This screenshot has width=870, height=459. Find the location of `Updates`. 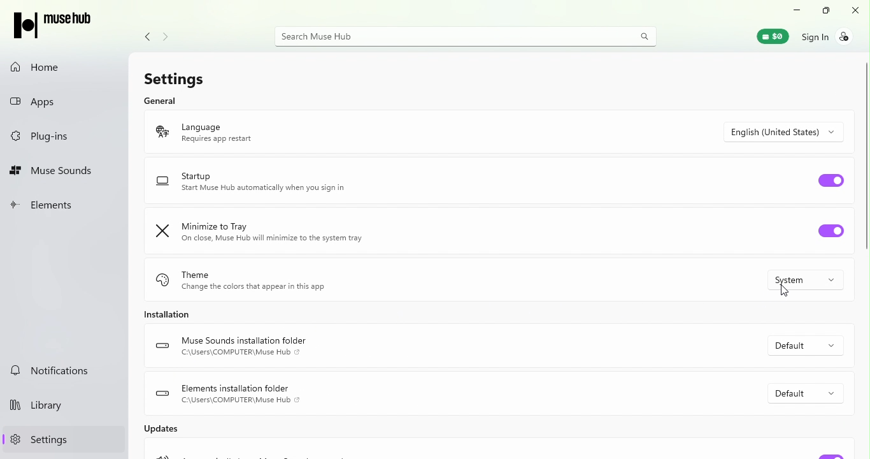

Updates is located at coordinates (168, 432).